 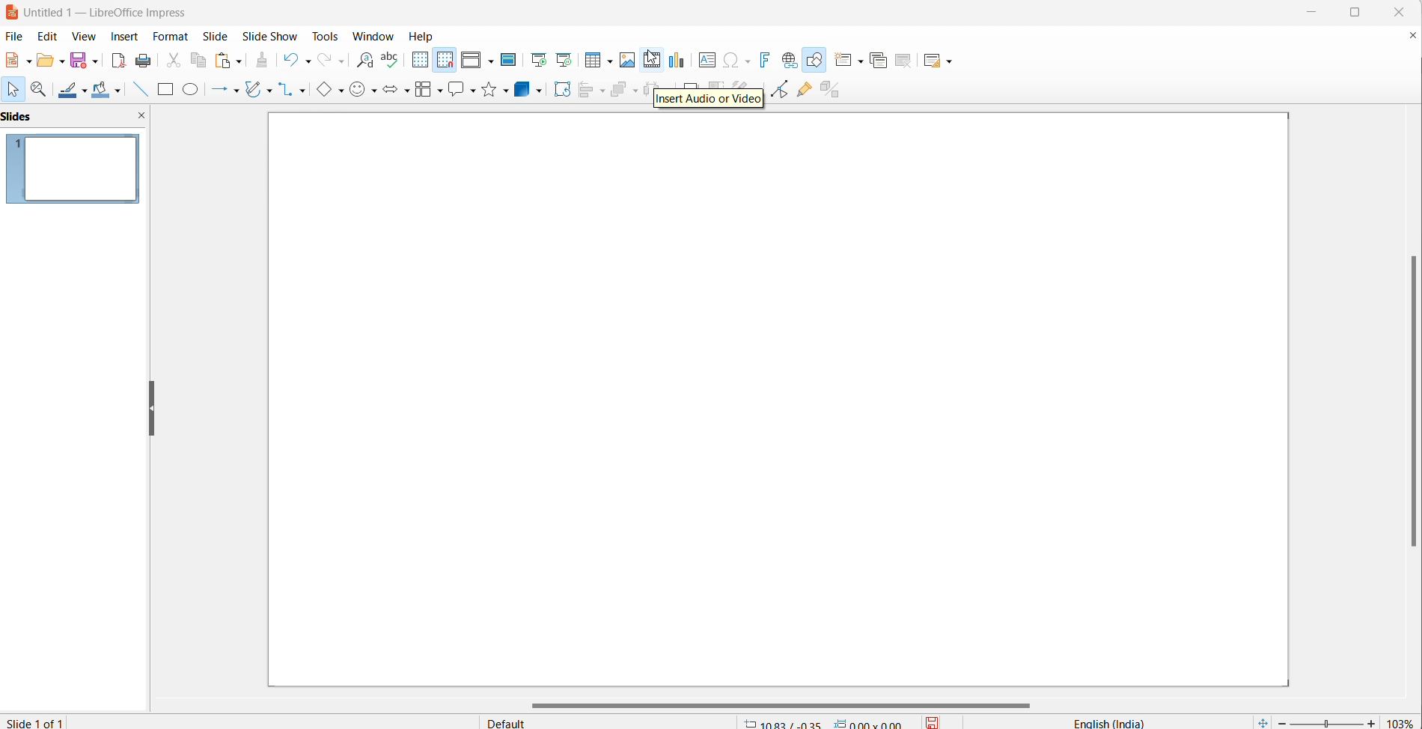 What do you see at coordinates (192, 91) in the screenshot?
I see `ellipse` at bounding box center [192, 91].